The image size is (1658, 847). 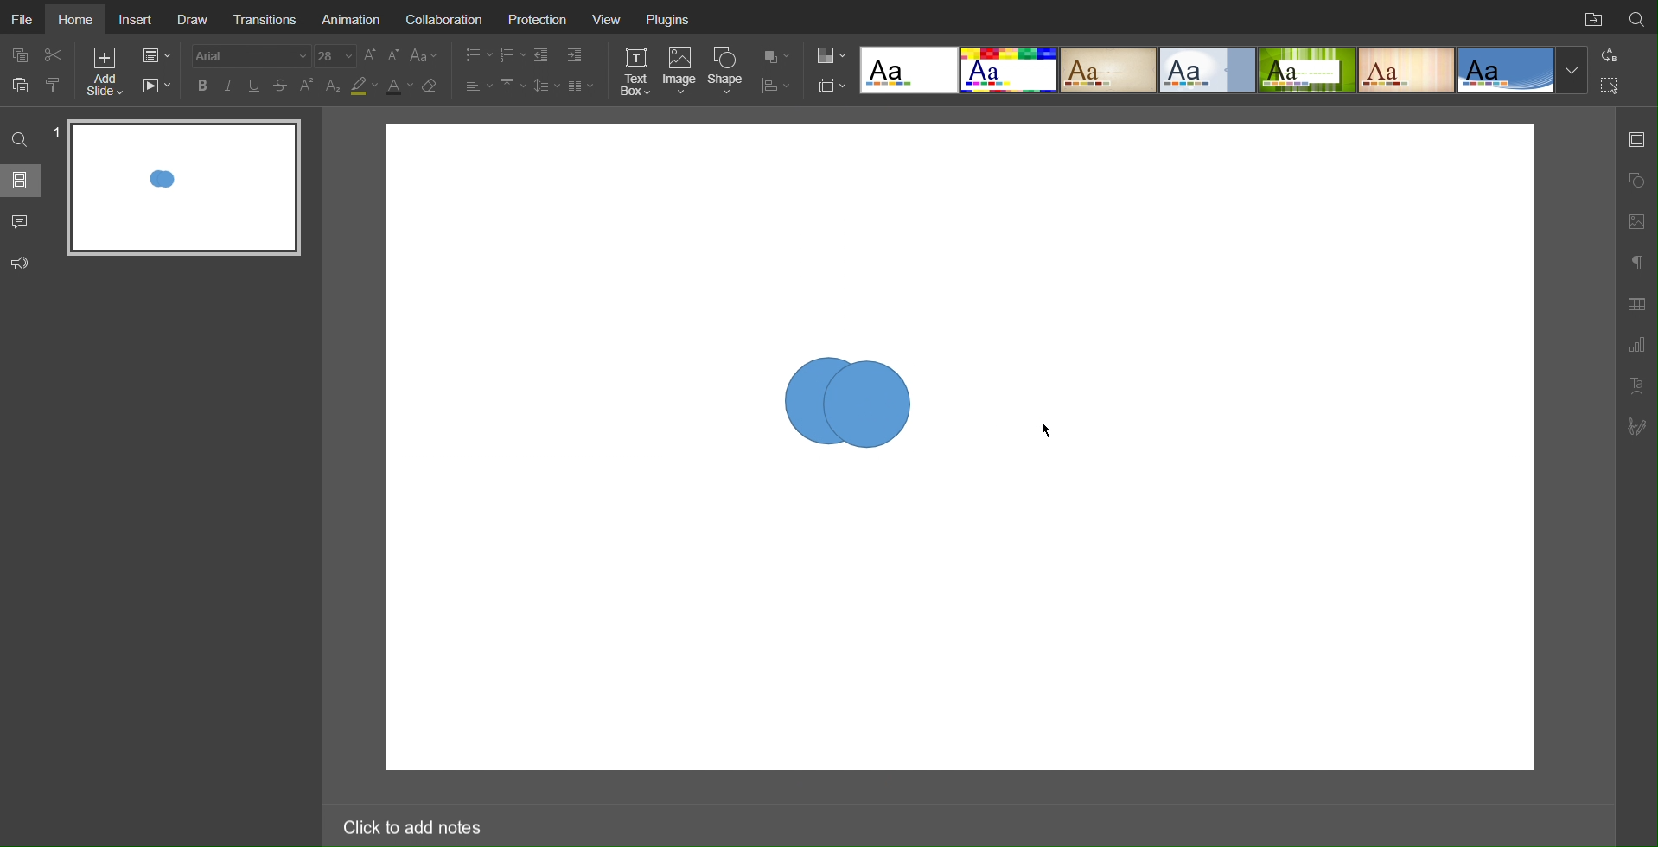 What do you see at coordinates (156, 86) in the screenshot?
I see `Playback Settings` at bounding box center [156, 86].